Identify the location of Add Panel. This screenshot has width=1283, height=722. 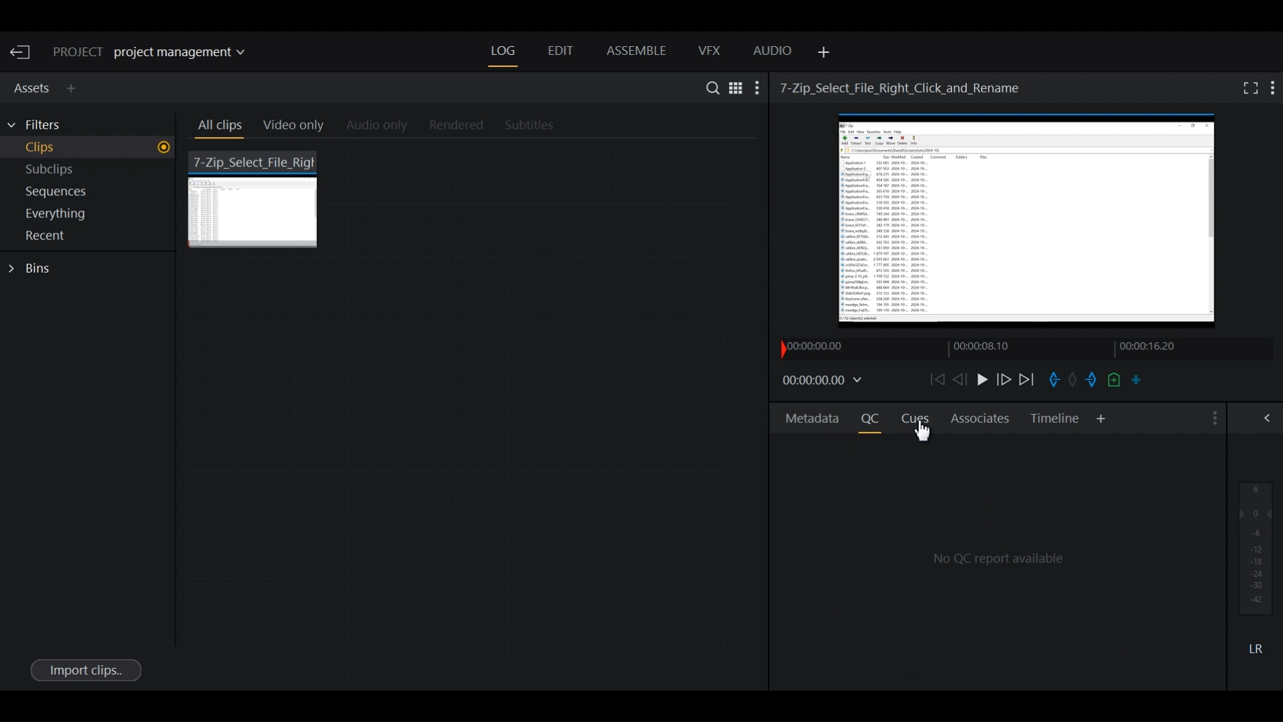
(1101, 419).